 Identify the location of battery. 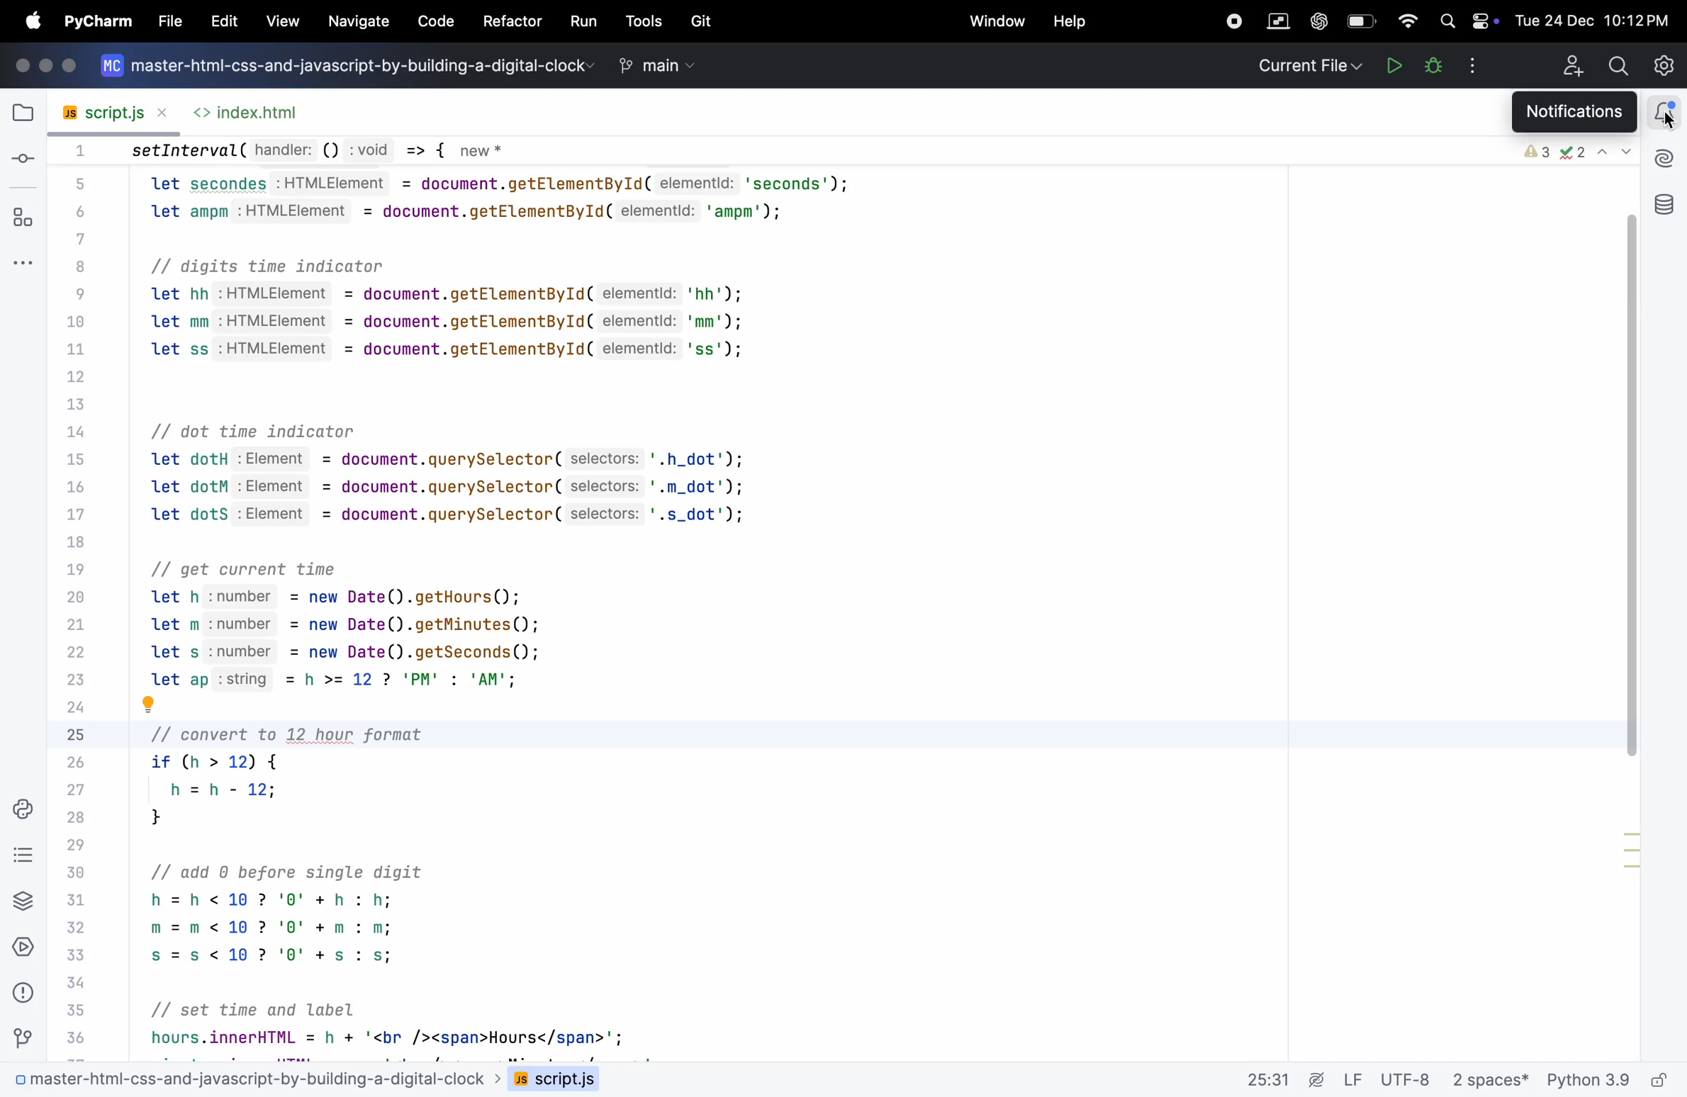
(1485, 21).